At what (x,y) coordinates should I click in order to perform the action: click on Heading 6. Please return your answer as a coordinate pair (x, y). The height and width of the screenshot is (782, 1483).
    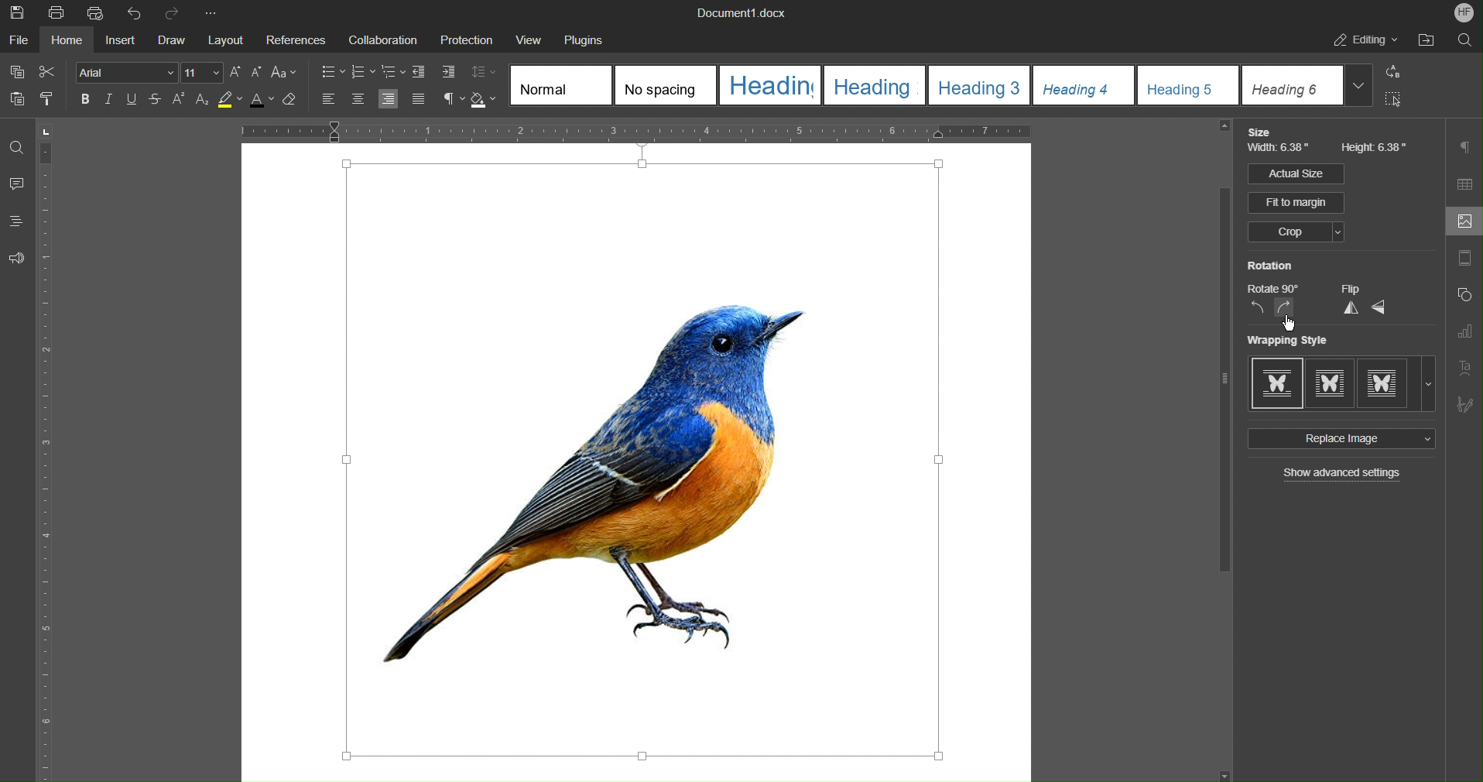
    Looking at the image, I should click on (1309, 85).